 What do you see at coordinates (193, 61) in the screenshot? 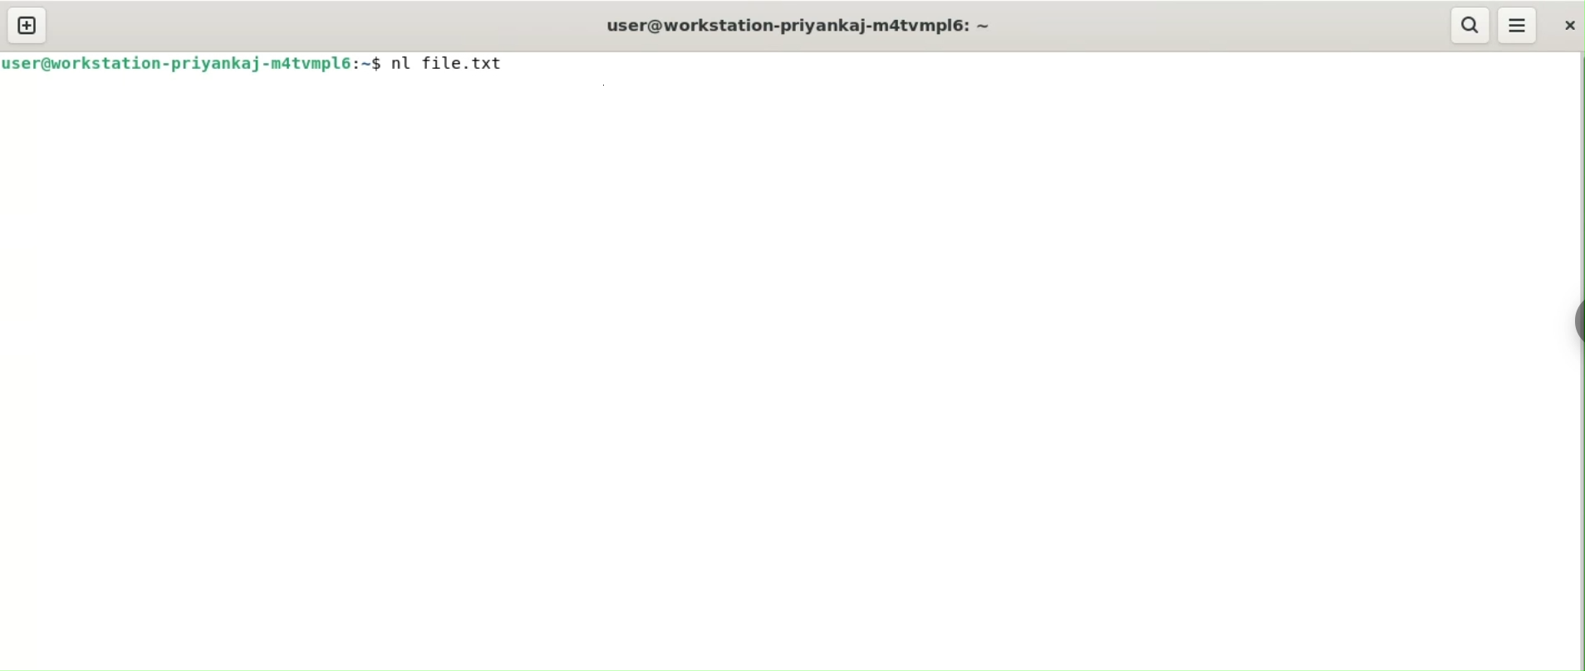
I see `user@workstation-priyankaj-m4atvmpl6: ~$` at bounding box center [193, 61].